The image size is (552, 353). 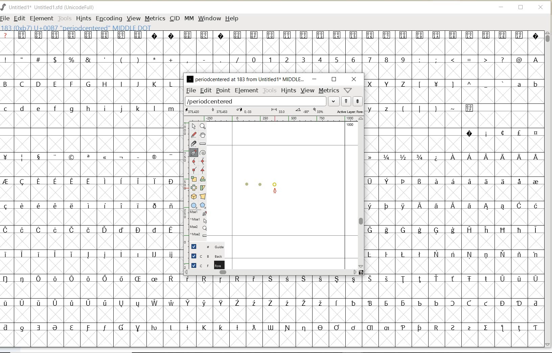 I want to click on FILE, so click(x=6, y=18).